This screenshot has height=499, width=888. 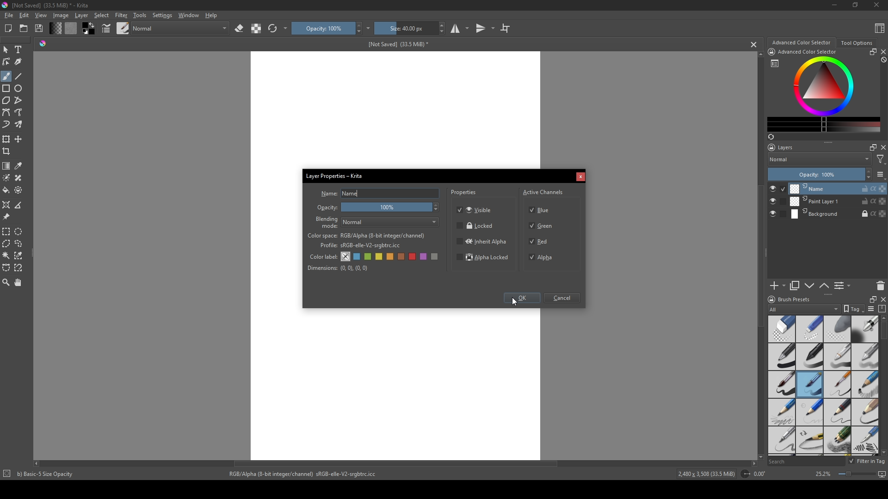 What do you see at coordinates (865, 412) in the screenshot?
I see `pencil` at bounding box center [865, 412].